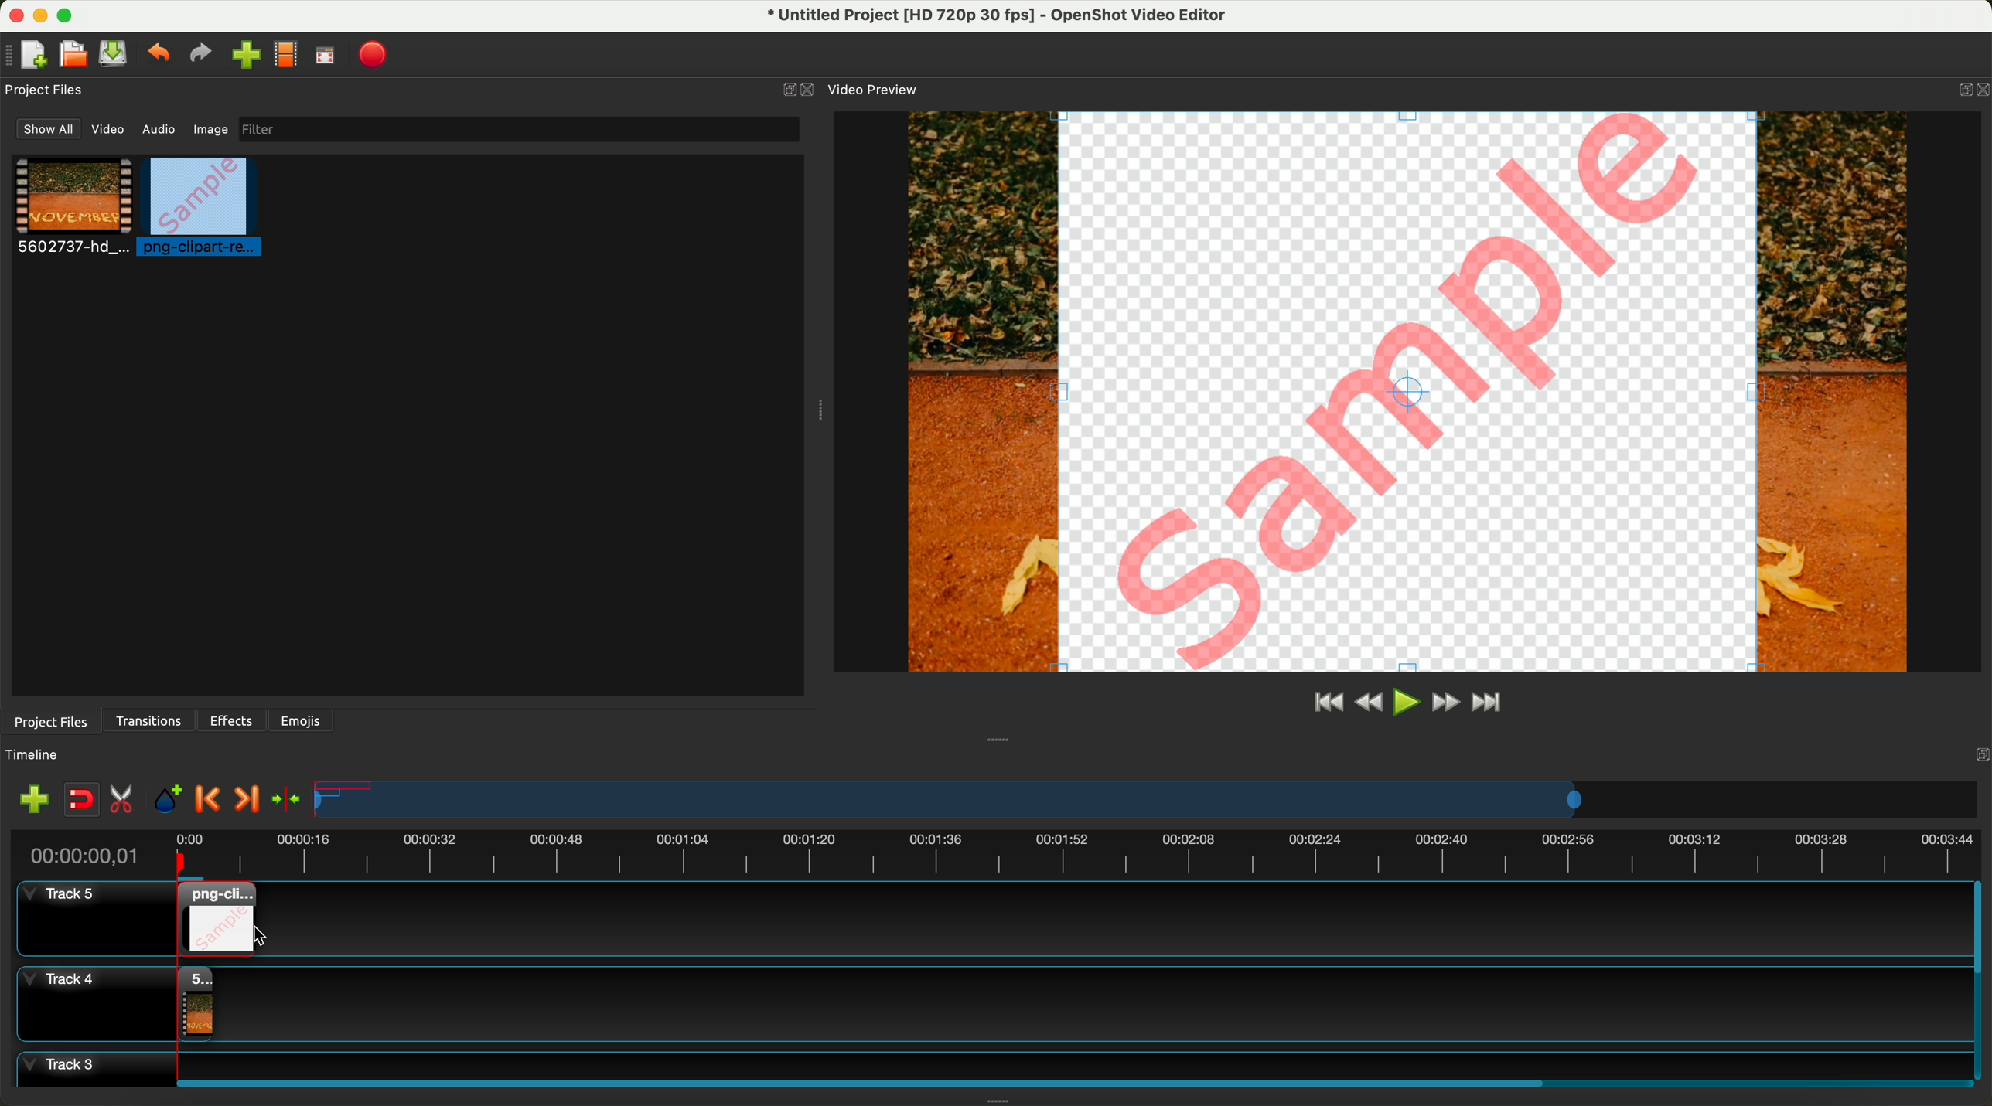  Describe the element at coordinates (290, 57) in the screenshot. I see `choose profile` at that location.